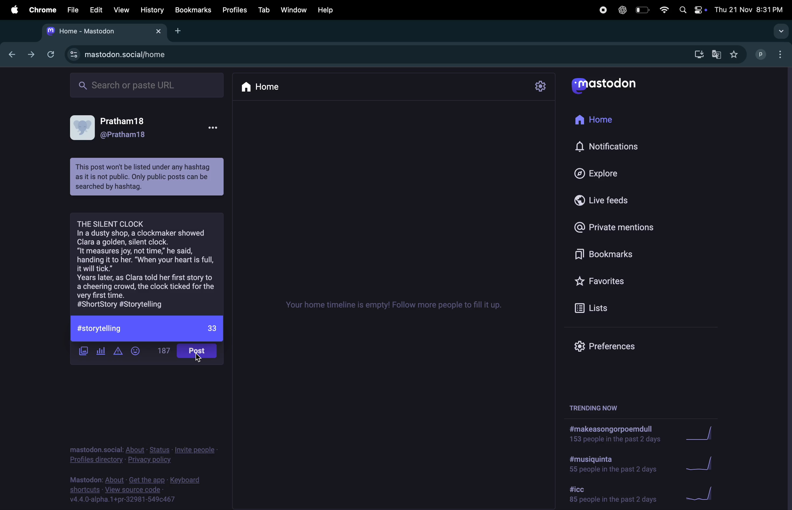 This screenshot has width=792, height=510. What do you see at coordinates (600, 9) in the screenshot?
I see `record` at bounding box center [600, 9].